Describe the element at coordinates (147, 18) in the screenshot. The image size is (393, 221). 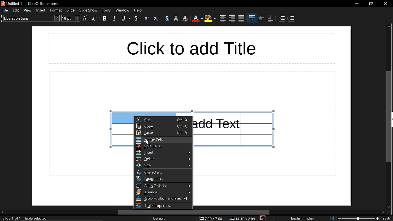
I see `superscript` at that location.